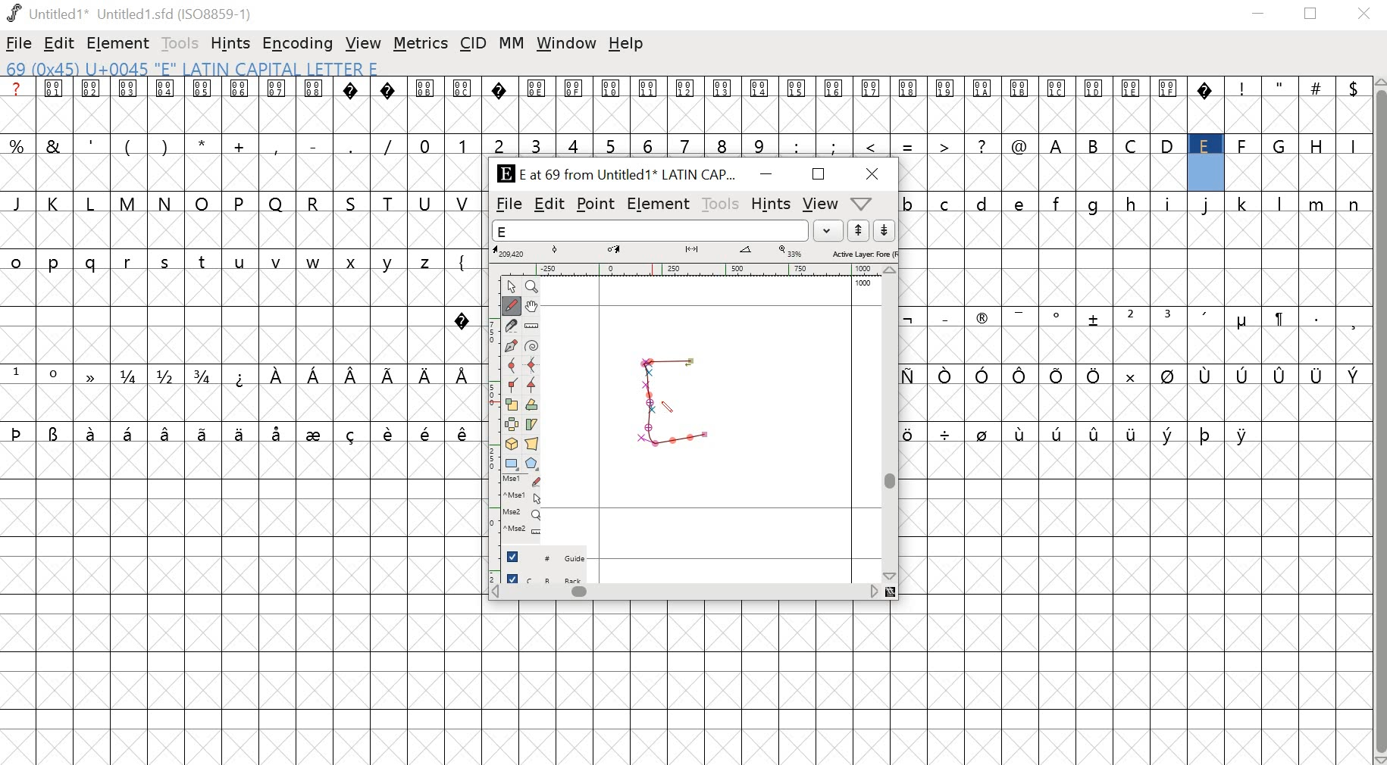 This screenshot has width=1387, height=765. I want to click on Pen, so click(512, 345).